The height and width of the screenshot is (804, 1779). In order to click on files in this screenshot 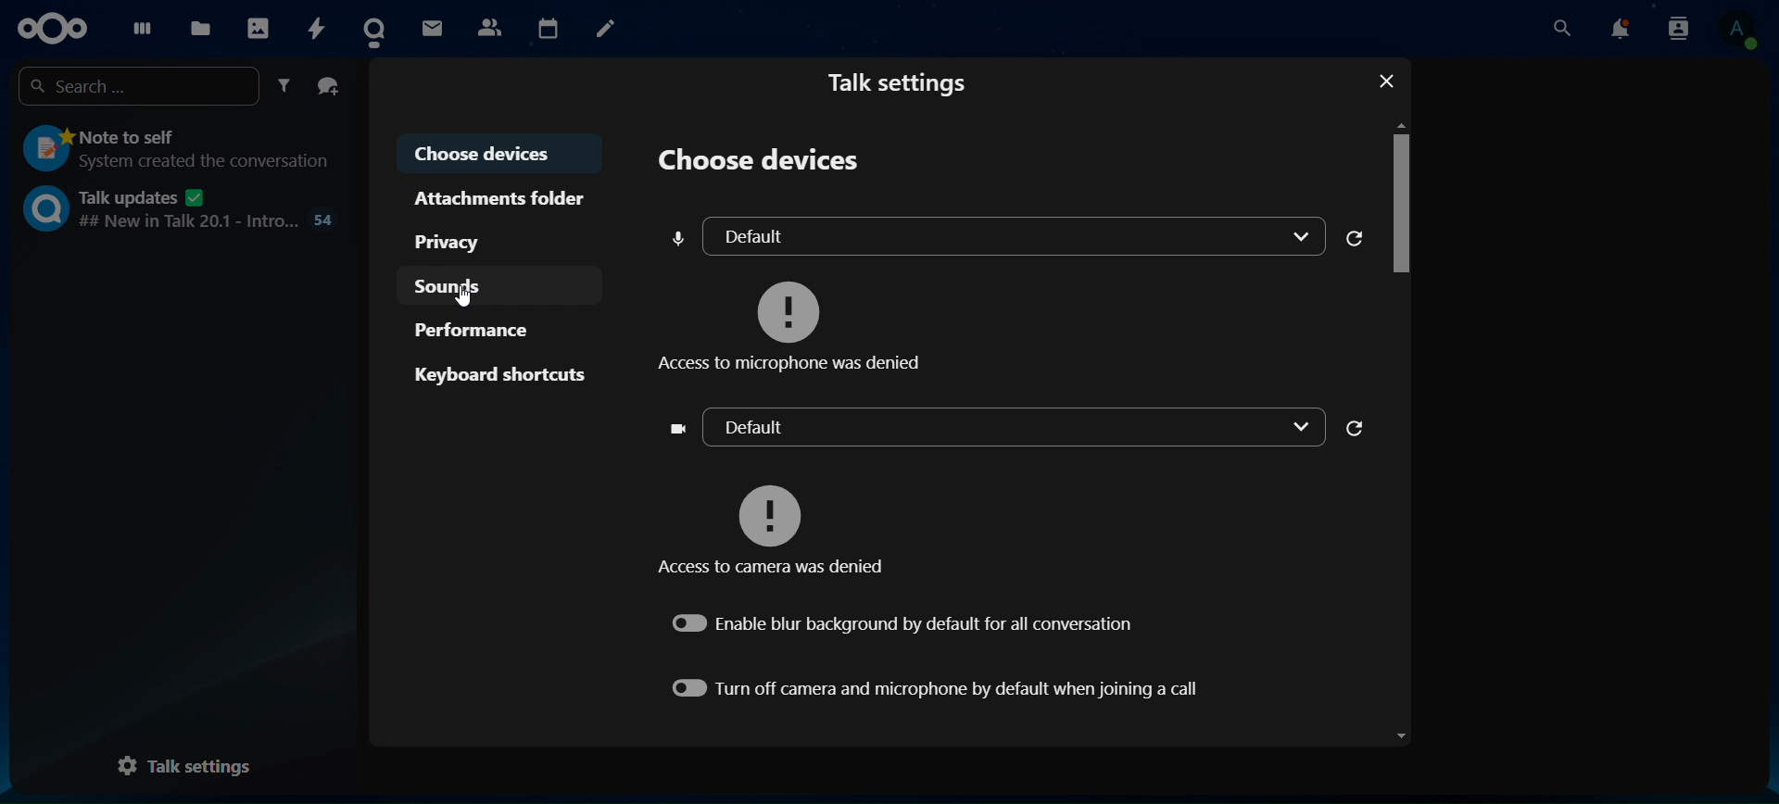, I will do `click(201, 25)`.